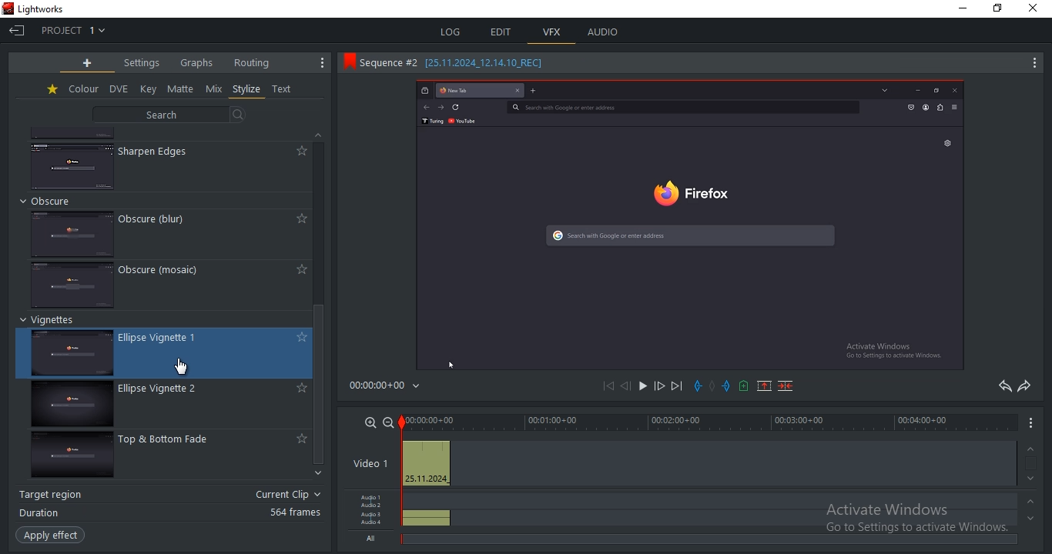  What do you see at coordinates (323, 386) in the screenshot?
I see `scroll bar` at bounding box center [323, 386].